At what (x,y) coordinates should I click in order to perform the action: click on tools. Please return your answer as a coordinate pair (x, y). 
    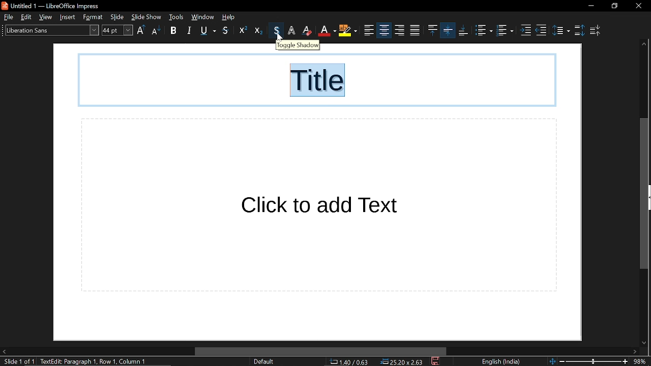
    Looking at the image, I should click on (176, 17).